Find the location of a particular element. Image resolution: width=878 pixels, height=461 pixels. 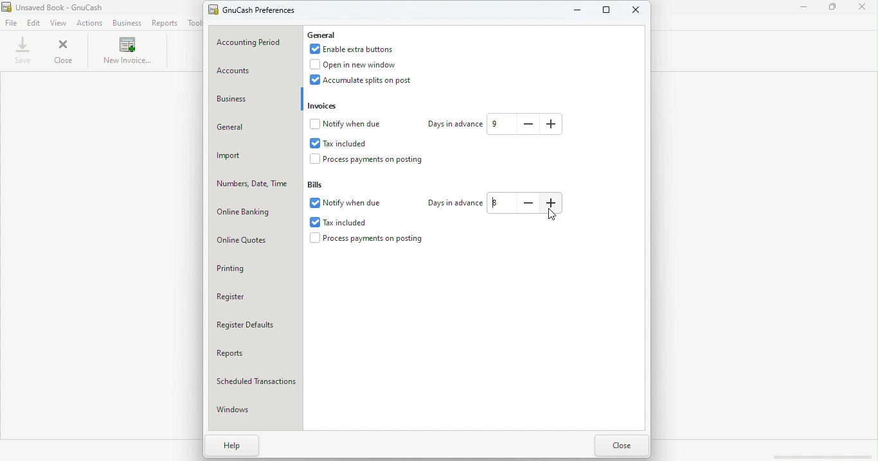

Bills is located at coordinates (320, 186).